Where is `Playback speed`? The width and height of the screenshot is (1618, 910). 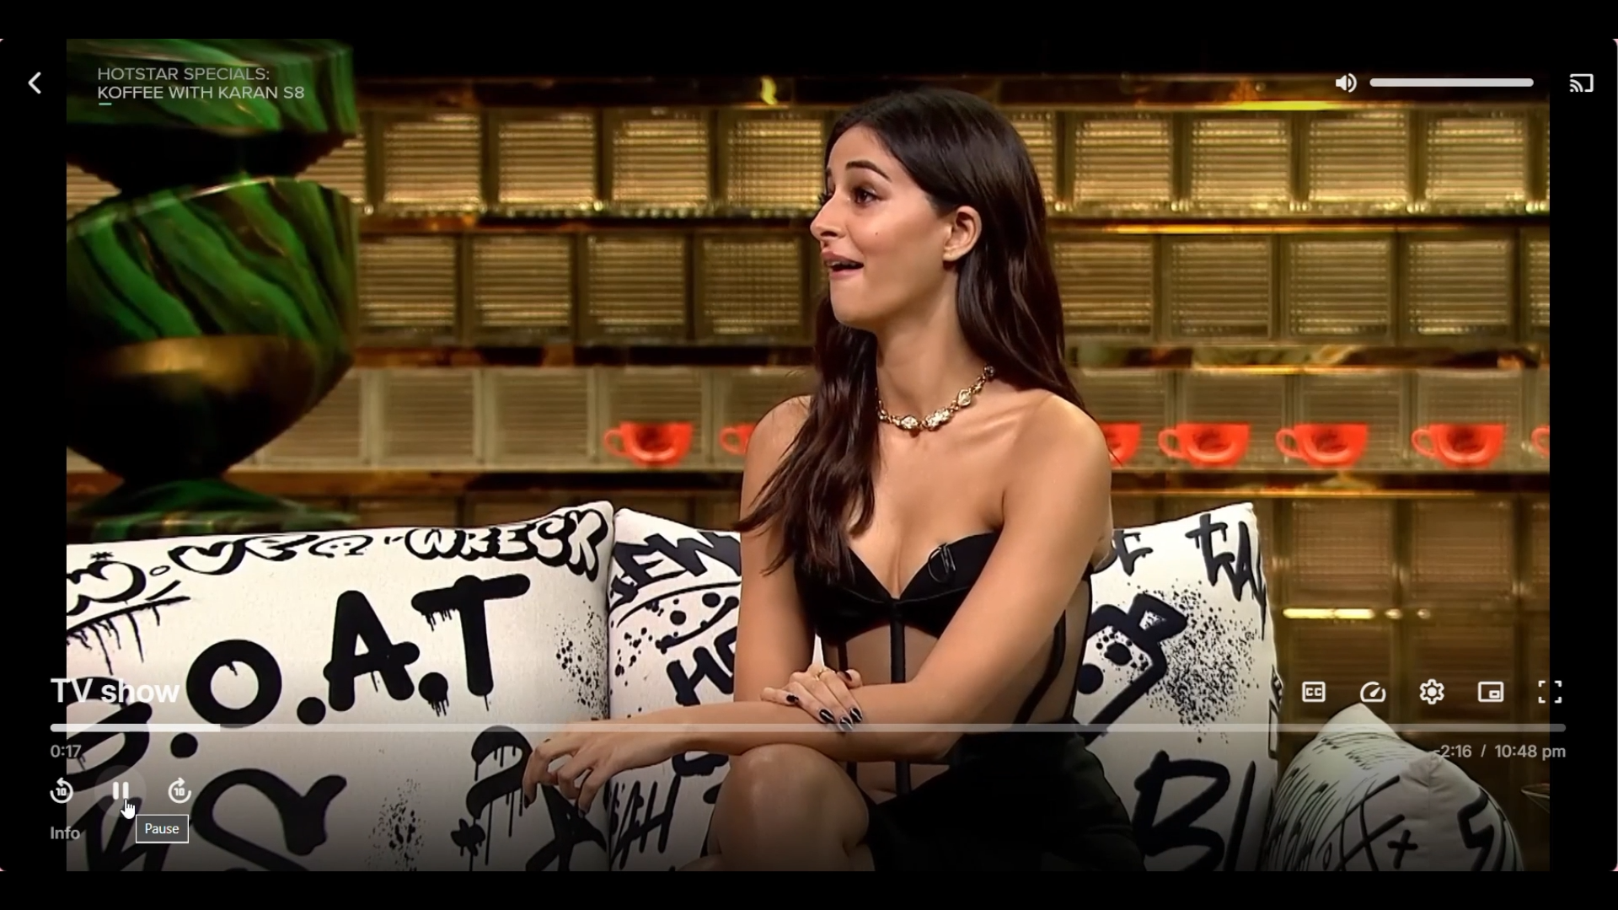 Playback speed is located at coordinates (1373, 693).